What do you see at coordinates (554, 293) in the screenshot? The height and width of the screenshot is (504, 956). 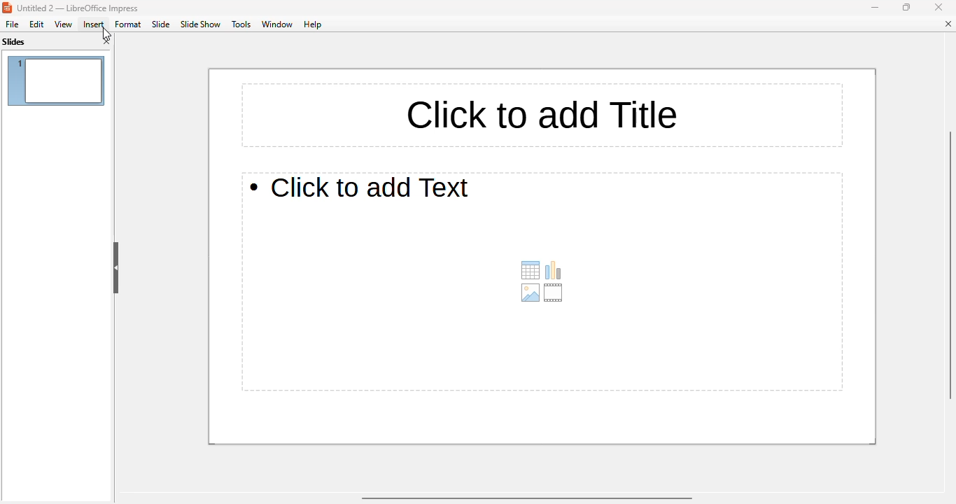 I see `insert audio or video` at bounding box center [554, 293].